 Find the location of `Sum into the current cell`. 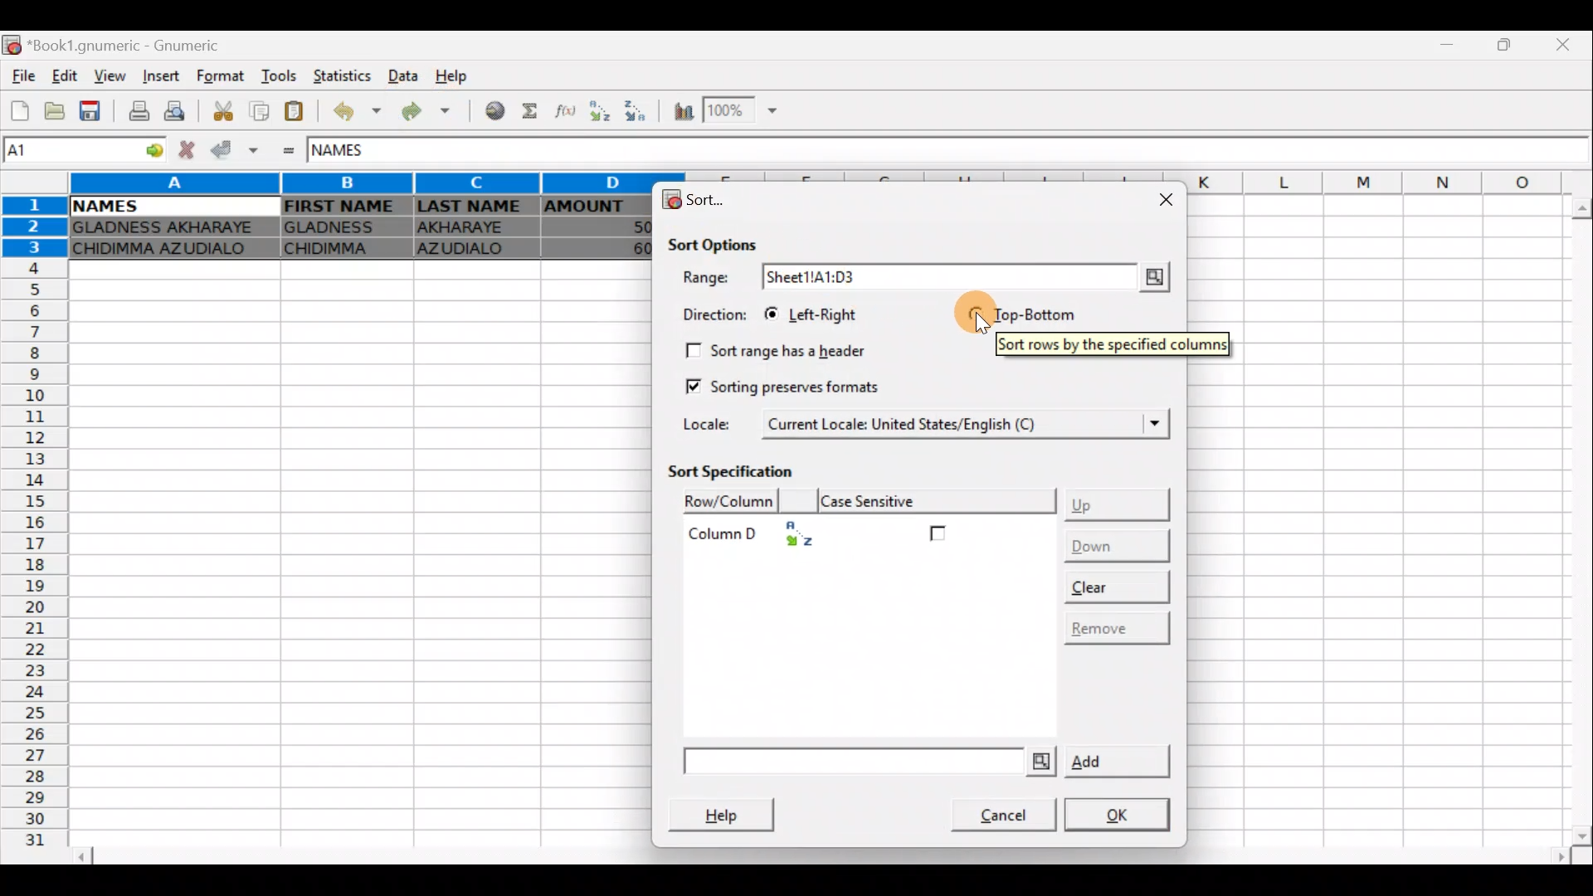

Sum into the current cell is located at coordinates (532, 112).